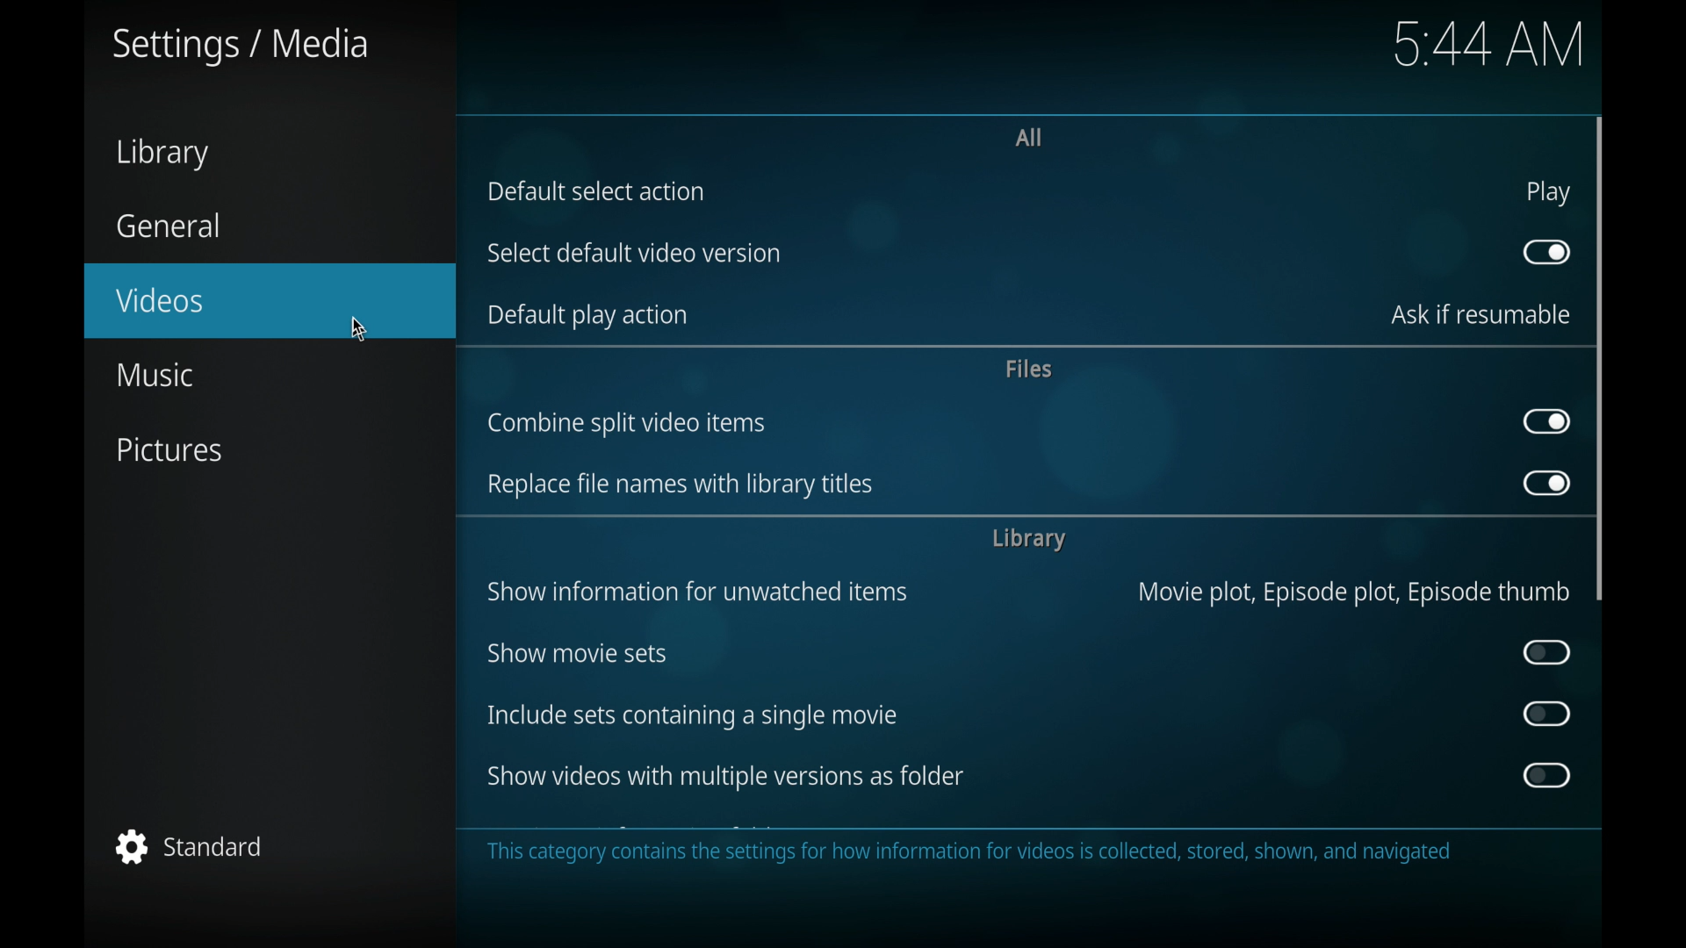 The height and width of the screenshot is (948, 1686). I want to click on settings, so click(237, 47).